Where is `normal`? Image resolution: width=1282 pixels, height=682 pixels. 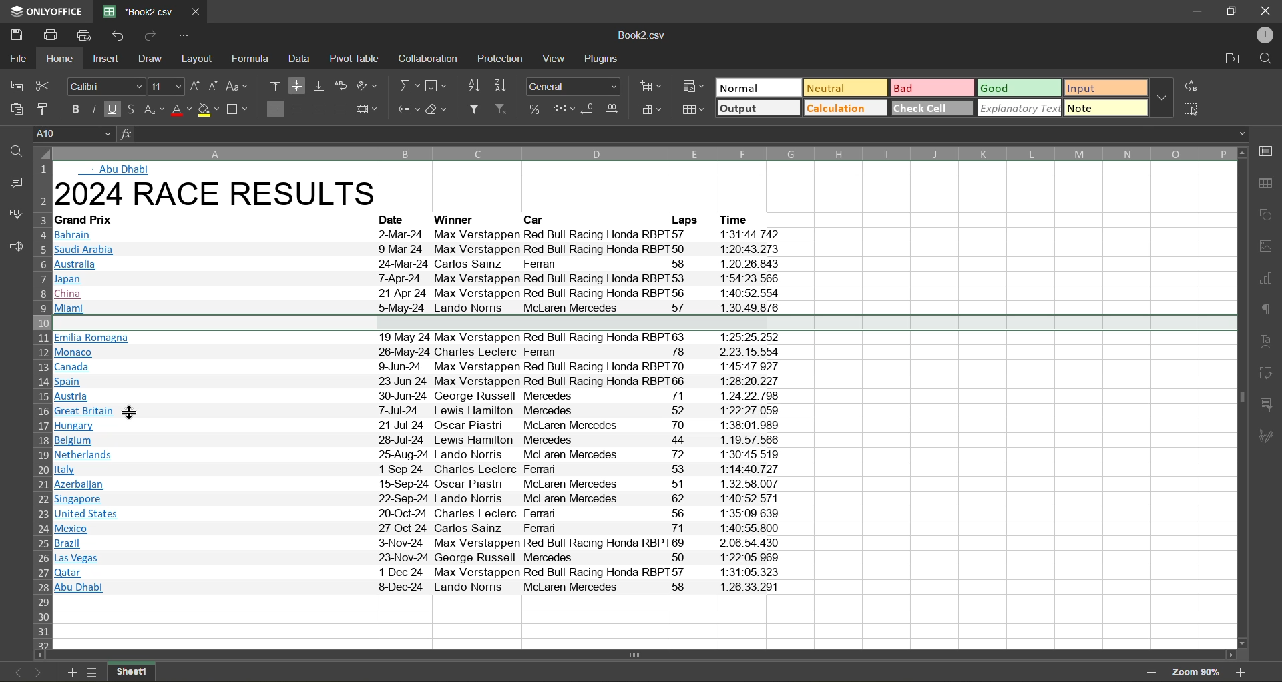 normal is located at coordinates (758, 88).